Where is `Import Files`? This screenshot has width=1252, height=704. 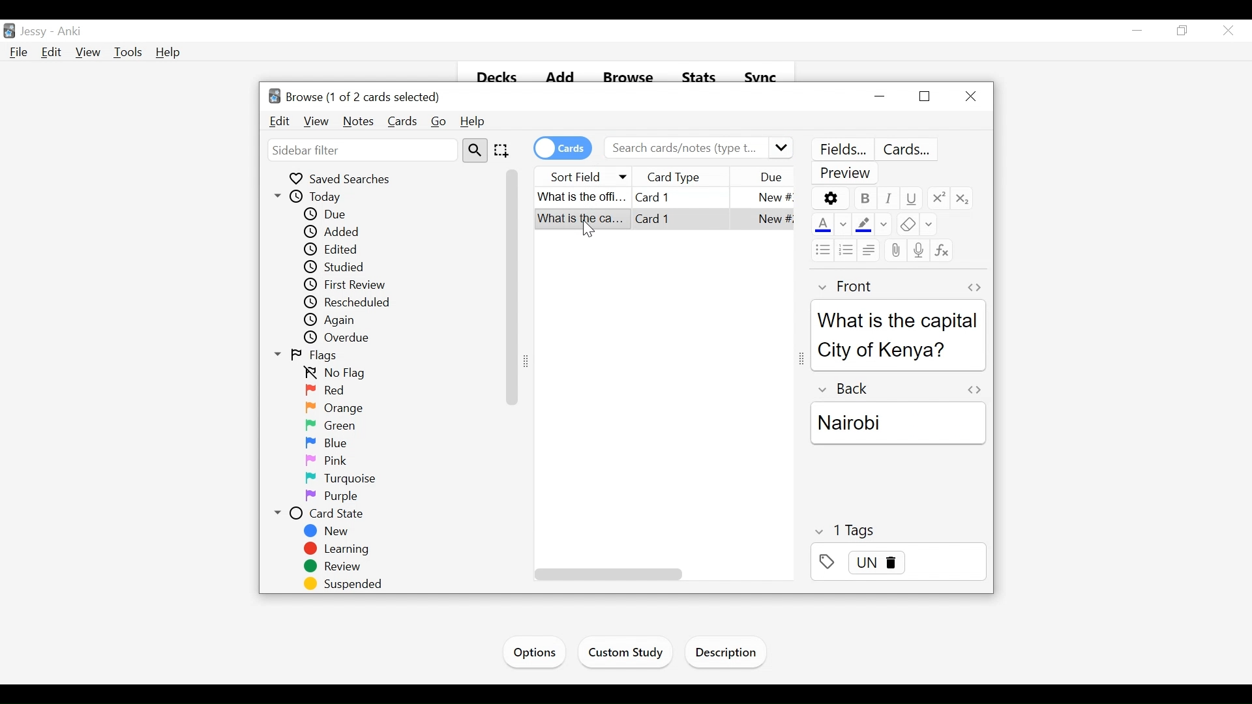
Import Files is located at coordinates (729, 654).